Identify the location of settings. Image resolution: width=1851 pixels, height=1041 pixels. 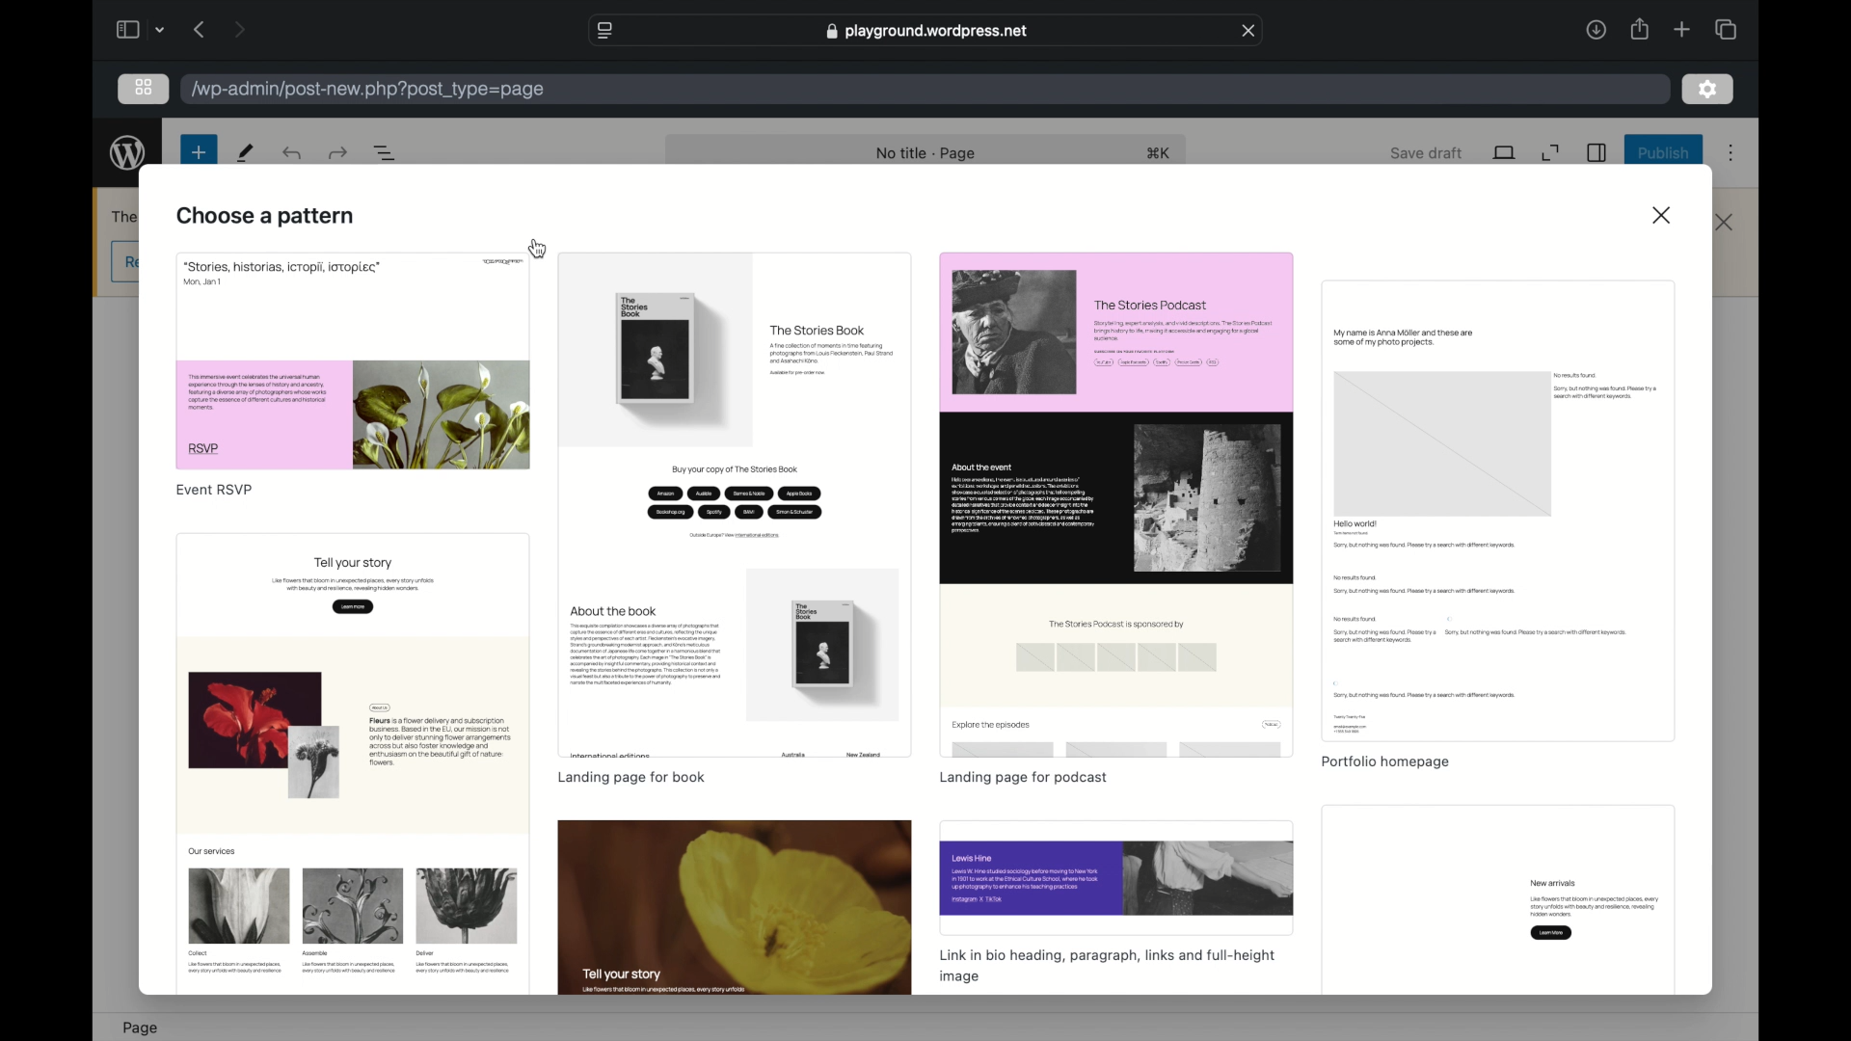
(1708, 90).